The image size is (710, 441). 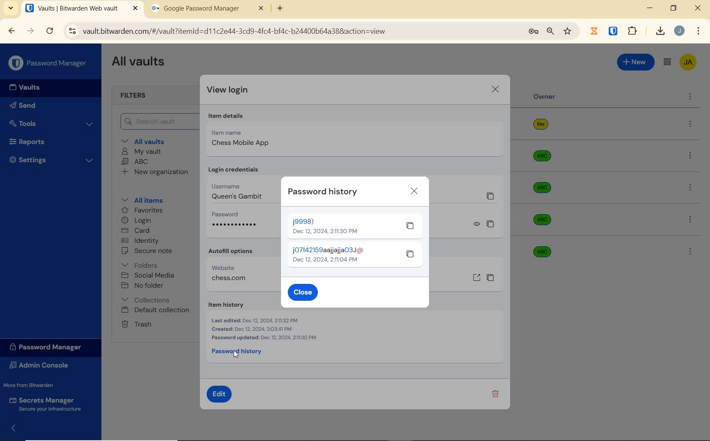 I want to click on cursor, so click(x=238, y=354).